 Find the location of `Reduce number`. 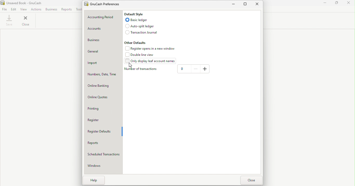

Reduce number is located at coordinates (196, 69).